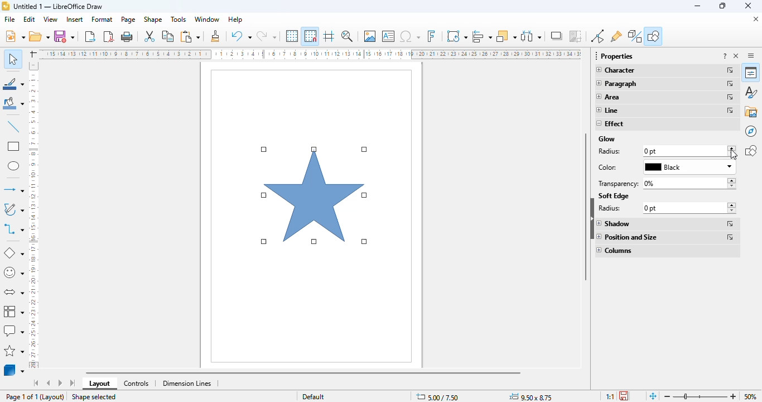 This screenshot has width=762, height=402. Describe the element at coordinates (751, 150) in the screenshot. I see `shapes` at that location.